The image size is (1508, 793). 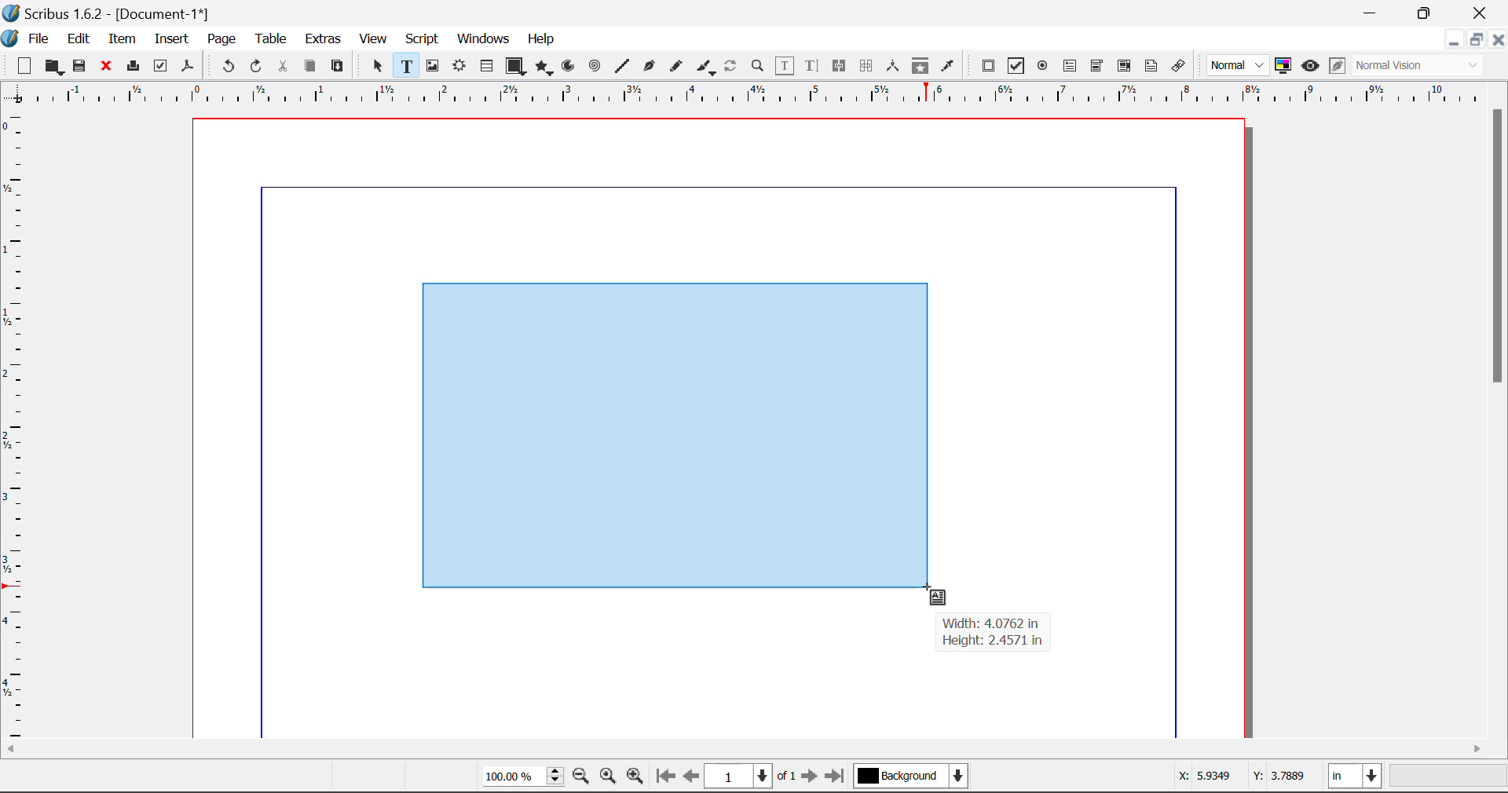 What do you see at coordinates (1151, 66) in the screenshot?
I see `Text Annotation` at bounding box center [1151, 66].